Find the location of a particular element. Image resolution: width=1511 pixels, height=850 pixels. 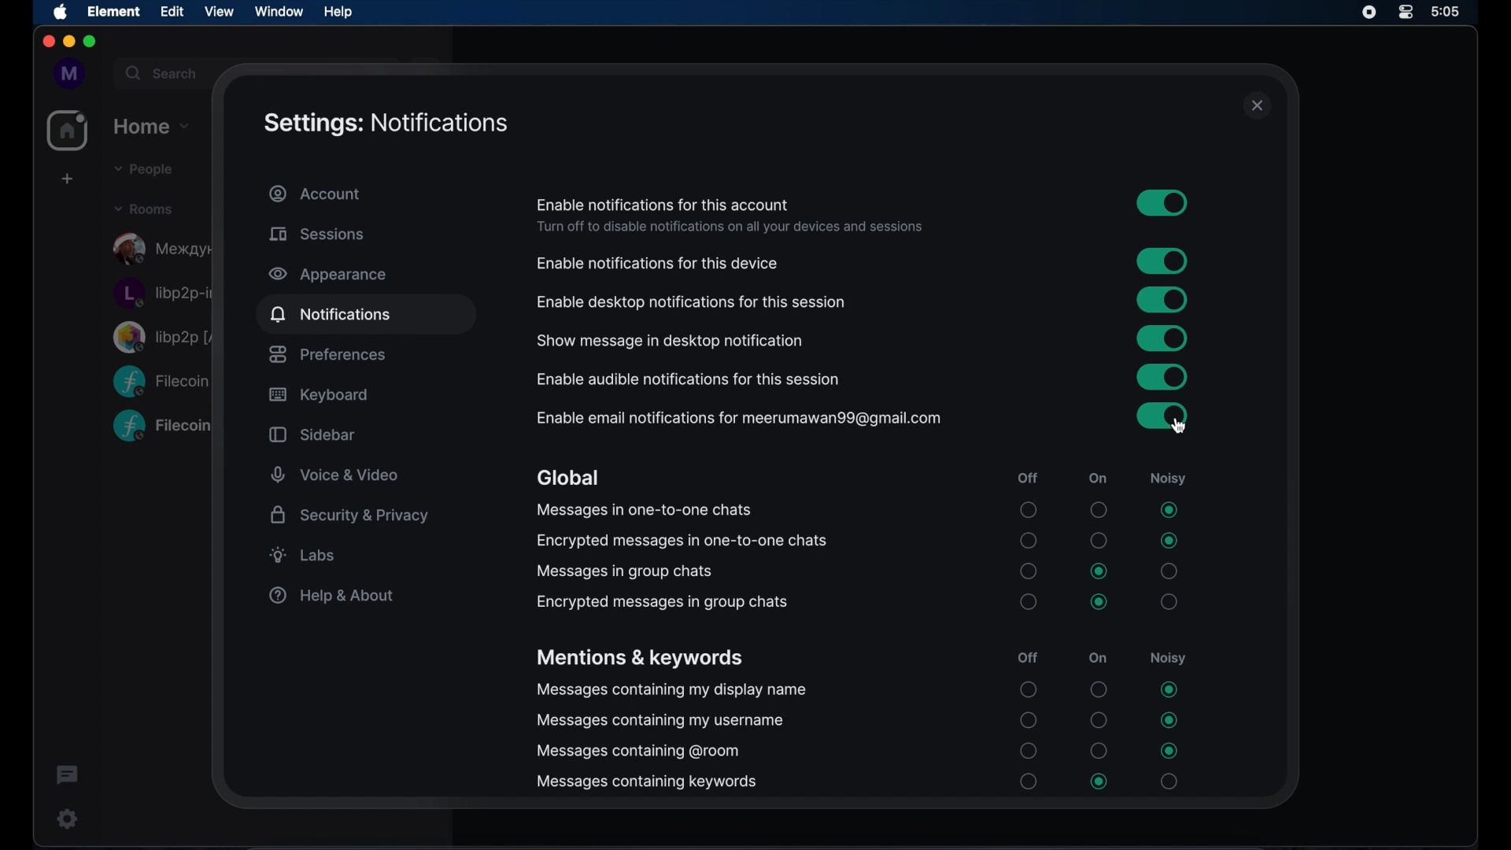

messages containing my username is located at coordinates (661, 722).